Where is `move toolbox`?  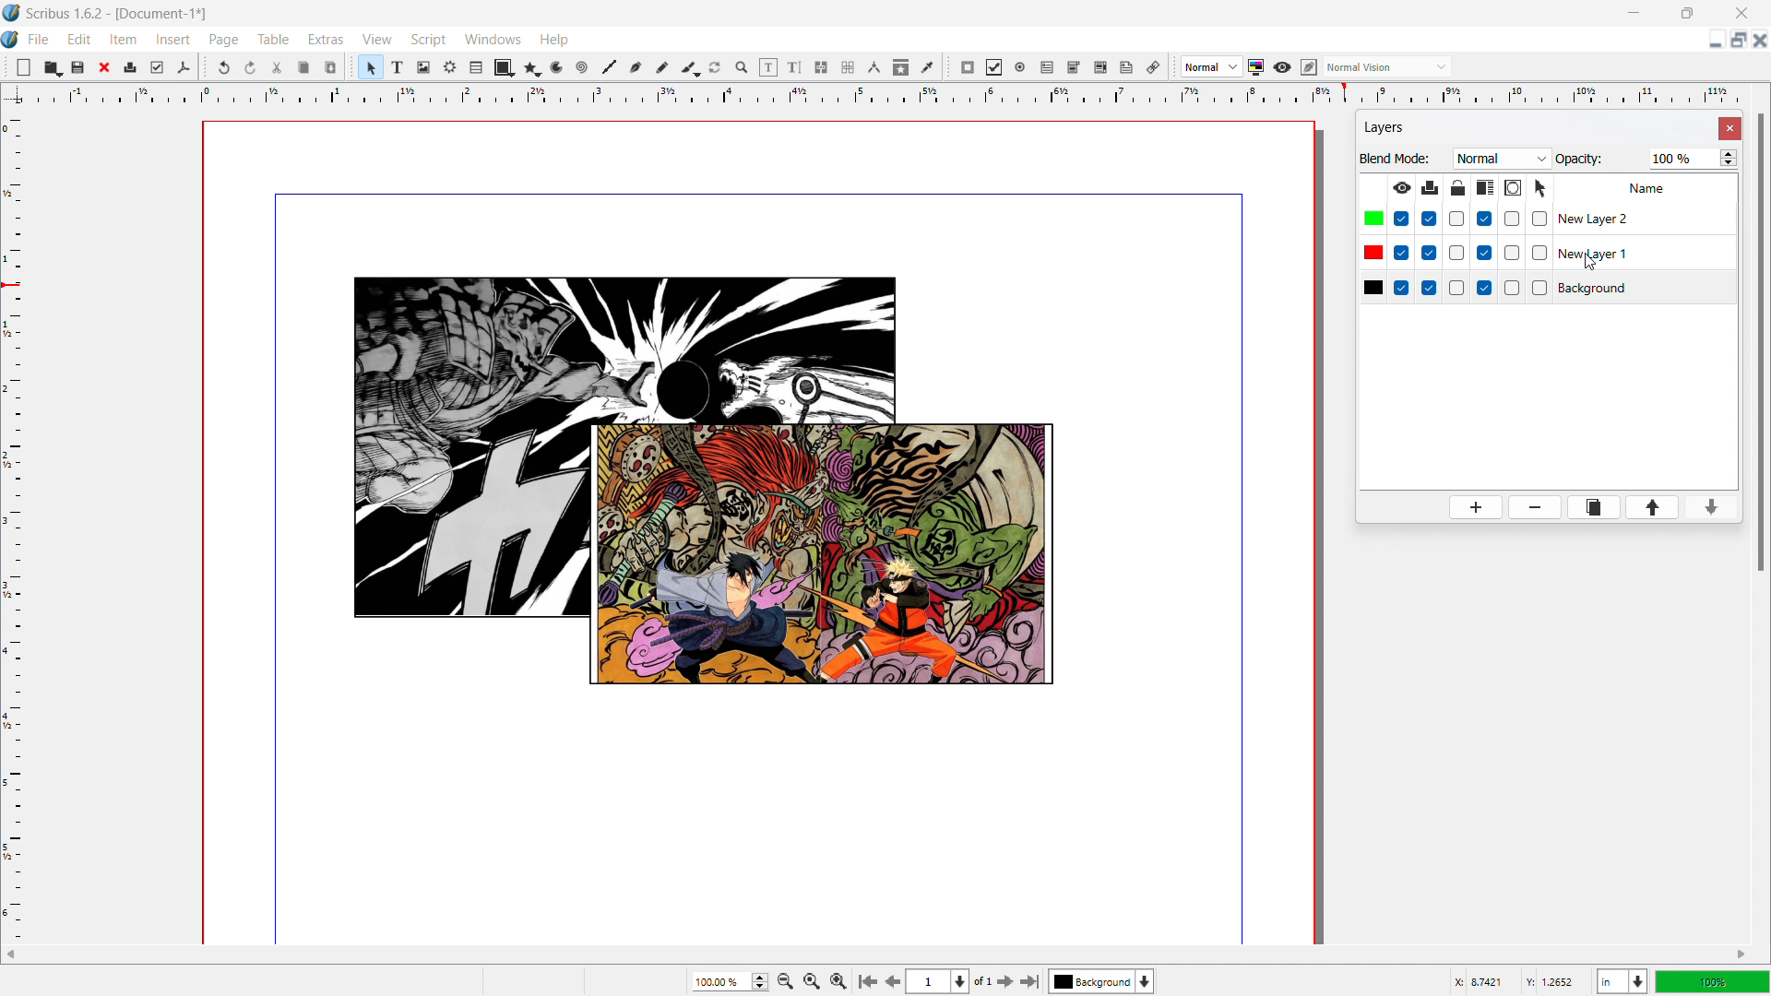
move toolbox is located at coordinates (351, 65).